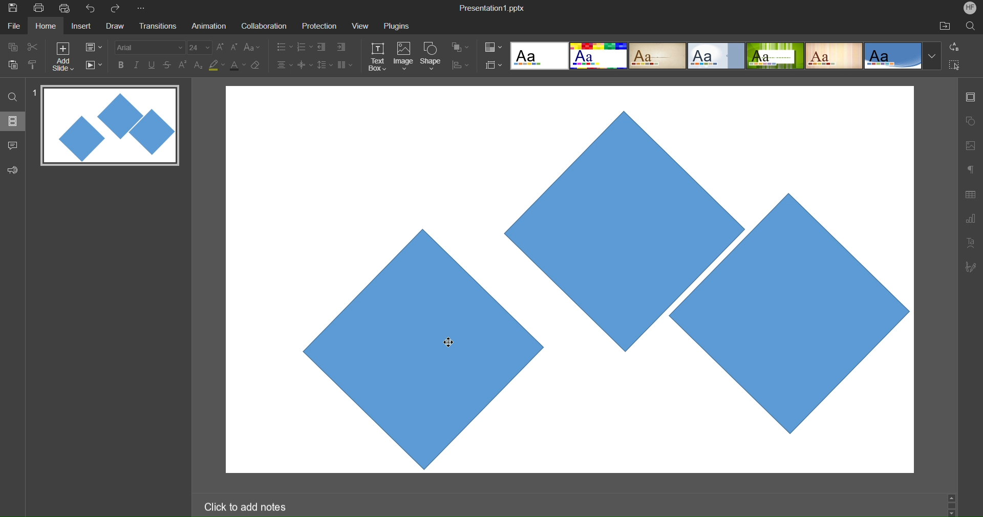 Image resolution: width=983 pixels, height=517 pixels. Describe the element at coordinates (262, 26) in the screenshot. I see `Collaboration` at that location.